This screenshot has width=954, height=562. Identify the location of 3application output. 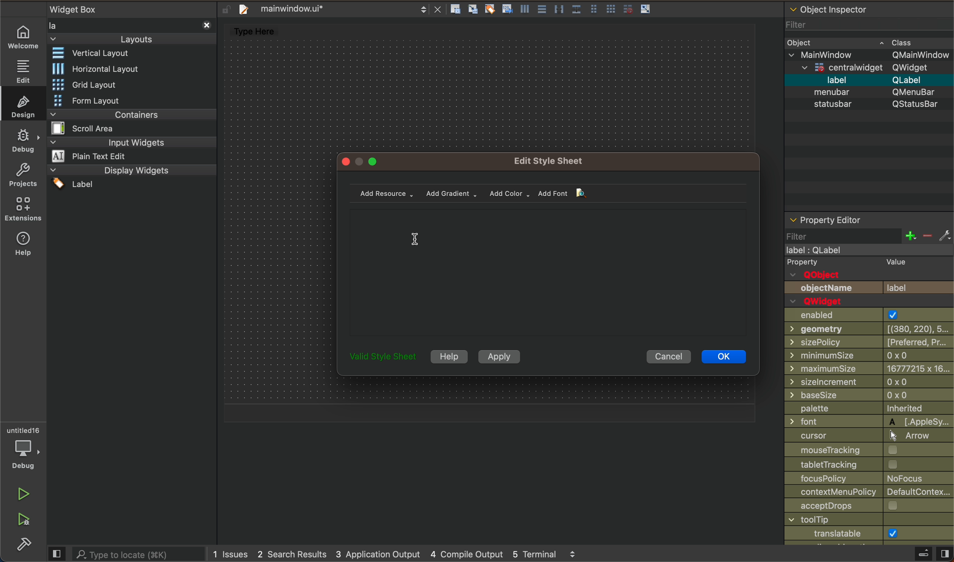
(381, 554).